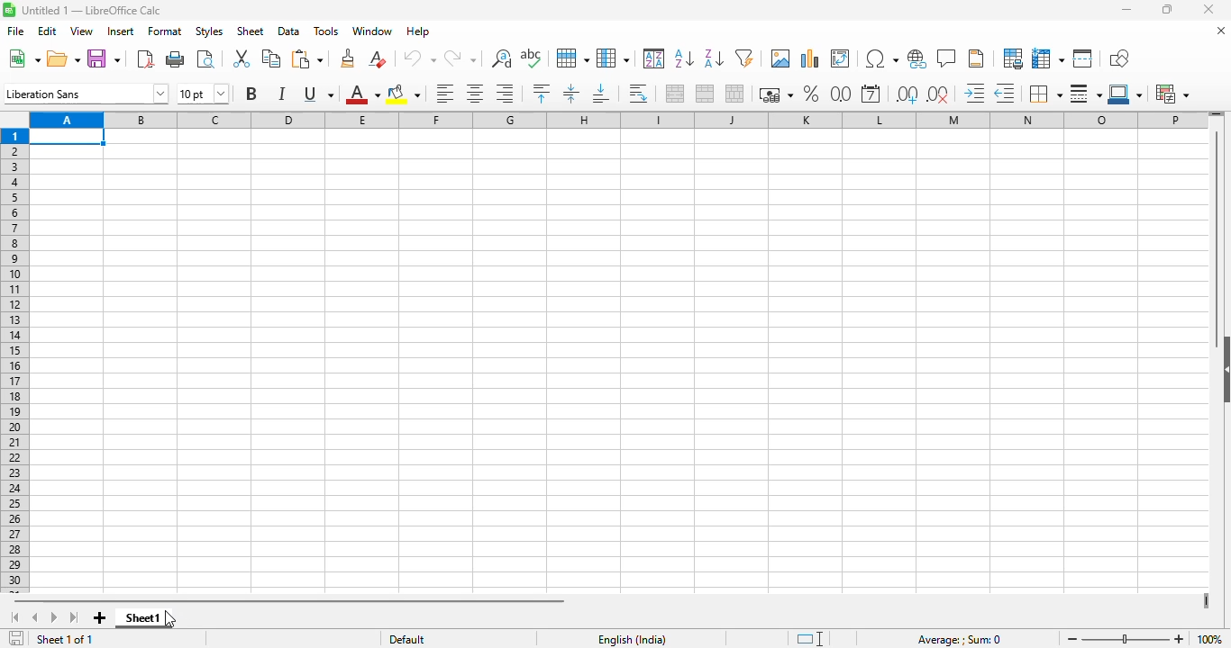  Describe the element at coordinates (176, 59) in the screenshot. I see `print` at that location.